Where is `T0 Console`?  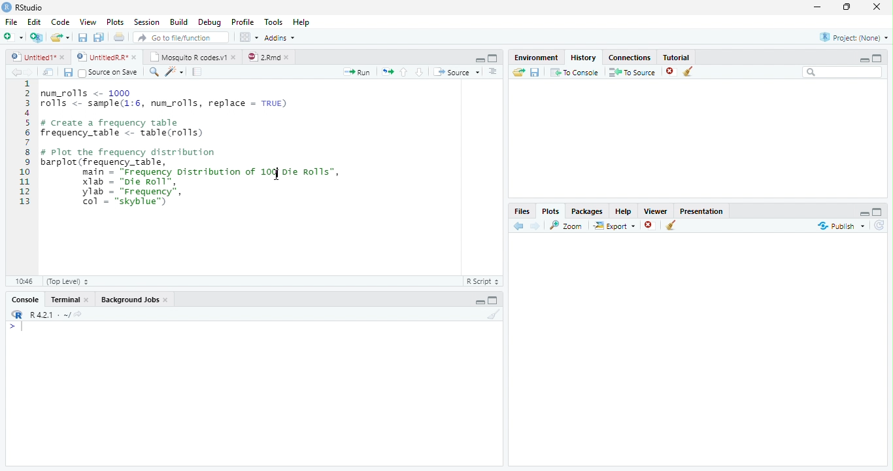 T0 Console is located at coordinates (574, 71).